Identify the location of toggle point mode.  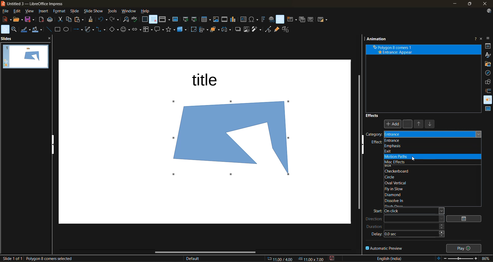
(268, 29).